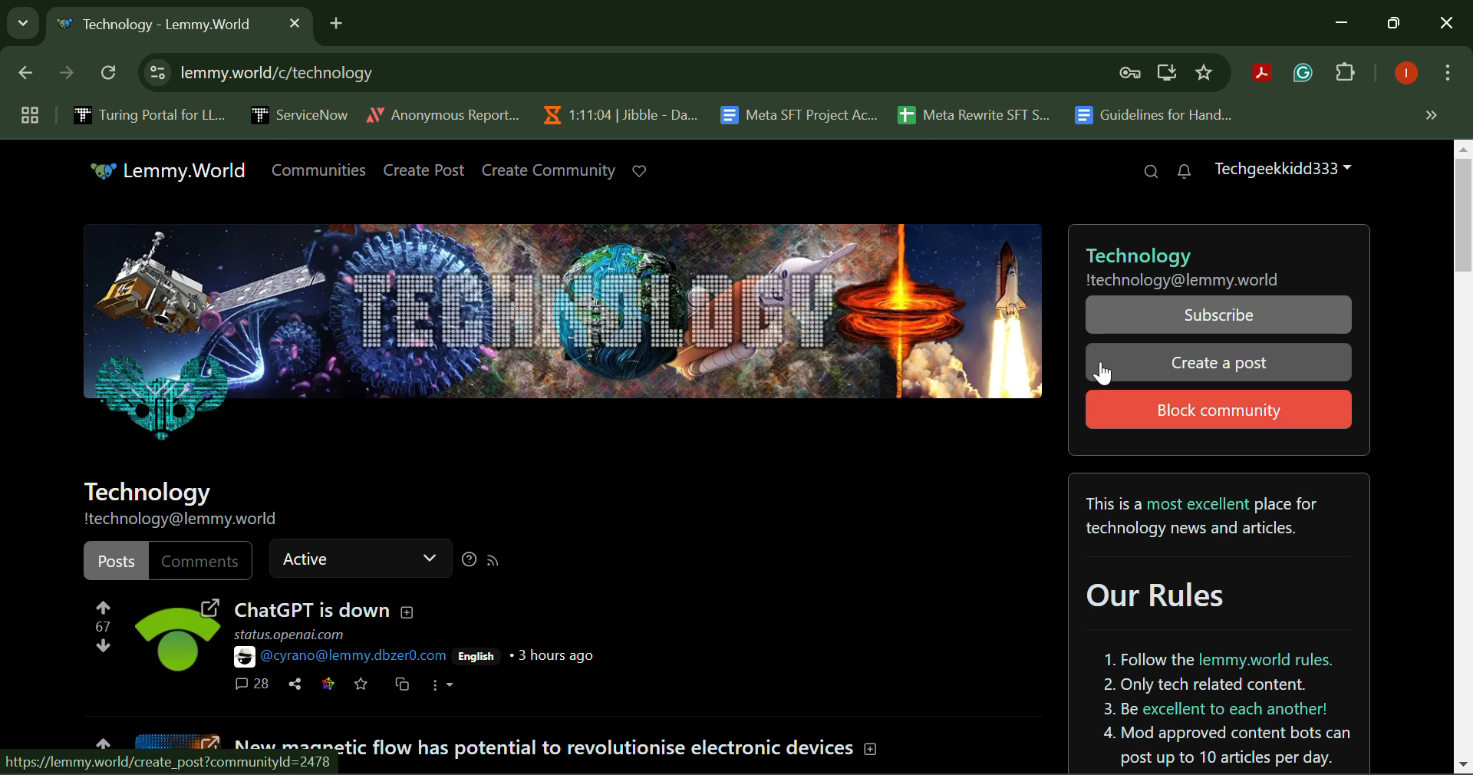 The height and width of the screenshot is (775, 1473). What do you see at coordinates (341, 657) in the screenshot?
I see `@cyrano@lemmy.dbzer0.com` at bounding box center [341, 657].